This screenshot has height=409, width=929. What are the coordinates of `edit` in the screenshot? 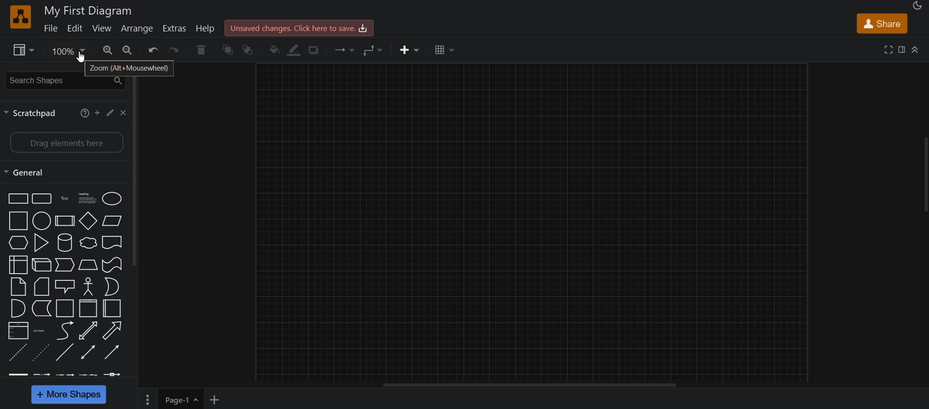 It's located at (75, 28).